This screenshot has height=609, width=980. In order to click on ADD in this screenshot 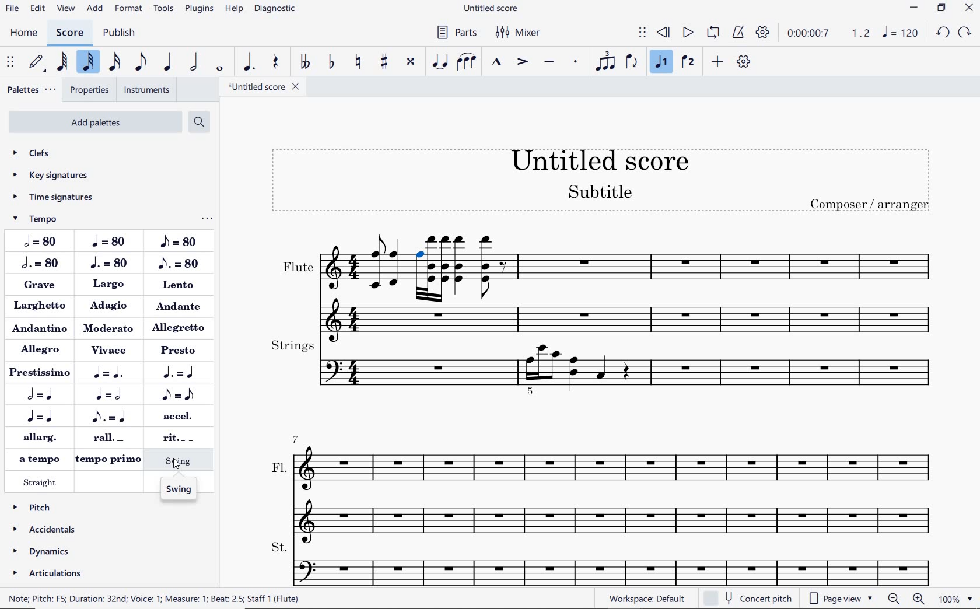, I will do `click(718, 62)`.